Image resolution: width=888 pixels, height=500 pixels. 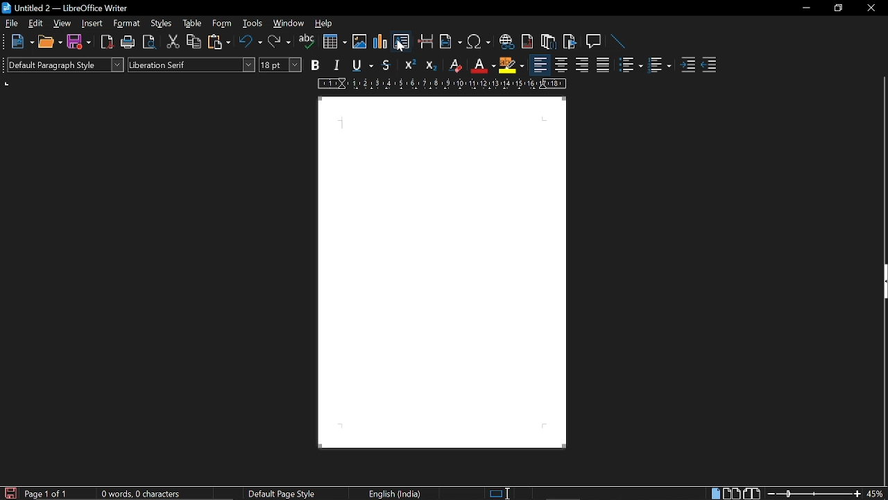 What do you see at coordinates (360, 65) in the screenshot?
I see `underline` at bounding box center [360, 65].